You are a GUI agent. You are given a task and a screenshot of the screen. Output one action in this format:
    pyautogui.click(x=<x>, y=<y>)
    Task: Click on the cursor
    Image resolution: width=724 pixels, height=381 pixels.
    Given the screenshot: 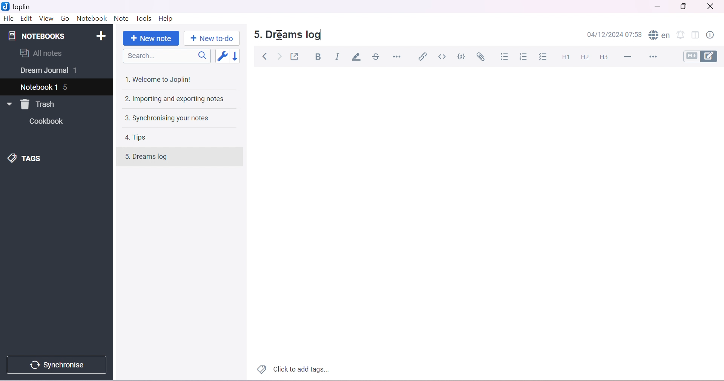 What is the action you would take?
    pyautogui.click(x=280, y=36)
    